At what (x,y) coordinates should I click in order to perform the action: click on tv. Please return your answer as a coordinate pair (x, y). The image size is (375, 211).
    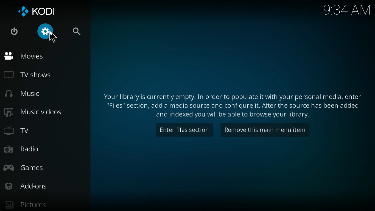
    Looking at the image, I should click on (37, 129).